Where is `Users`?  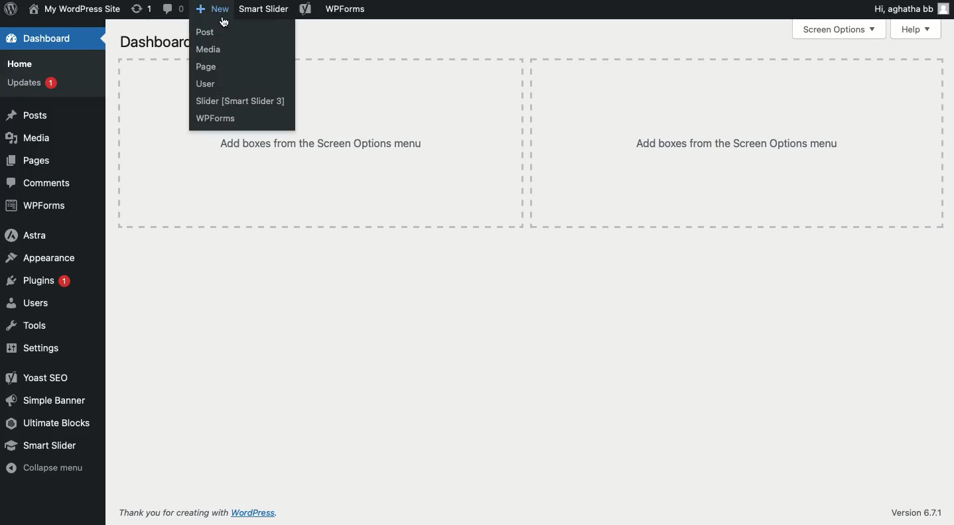
Users is located at coordinates (28, 303).